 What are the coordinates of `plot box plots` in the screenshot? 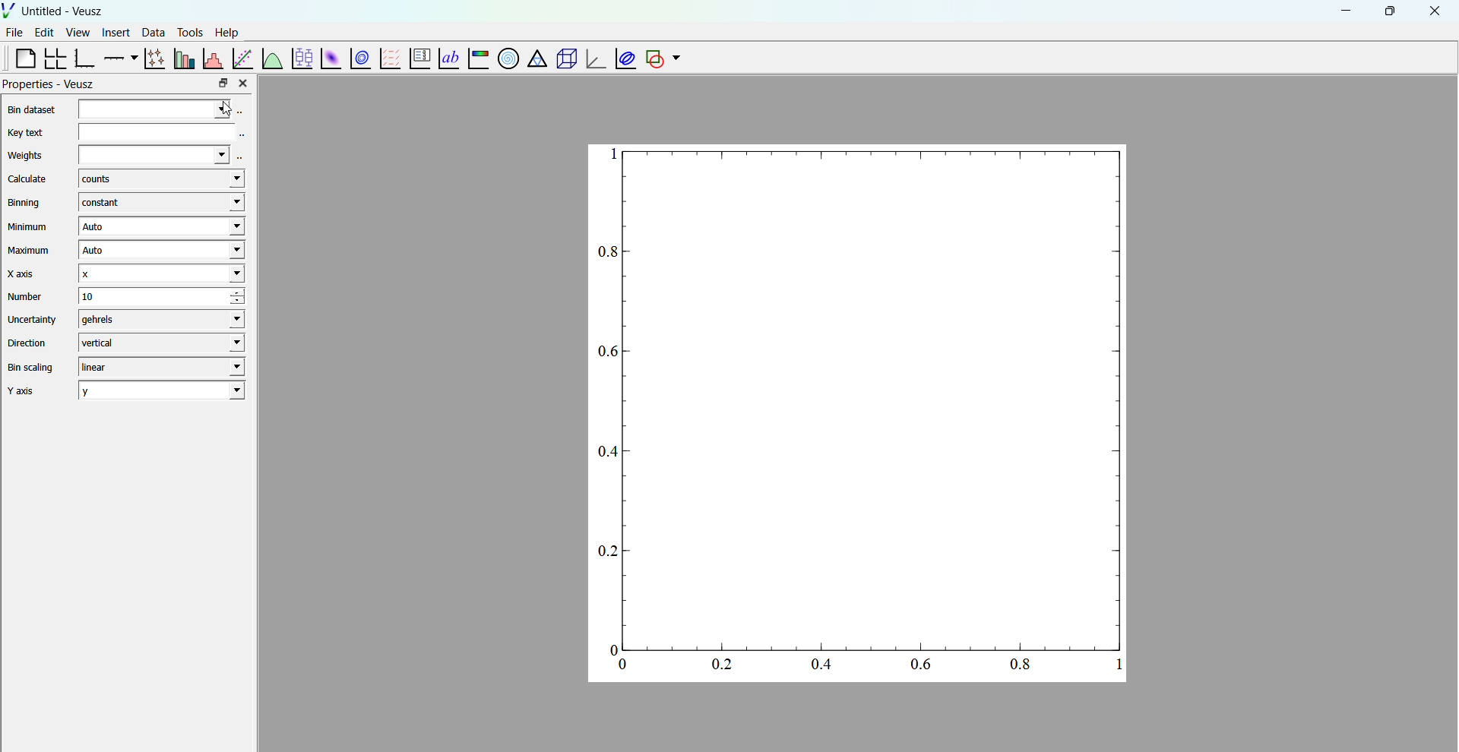 It's located at (301, 58).